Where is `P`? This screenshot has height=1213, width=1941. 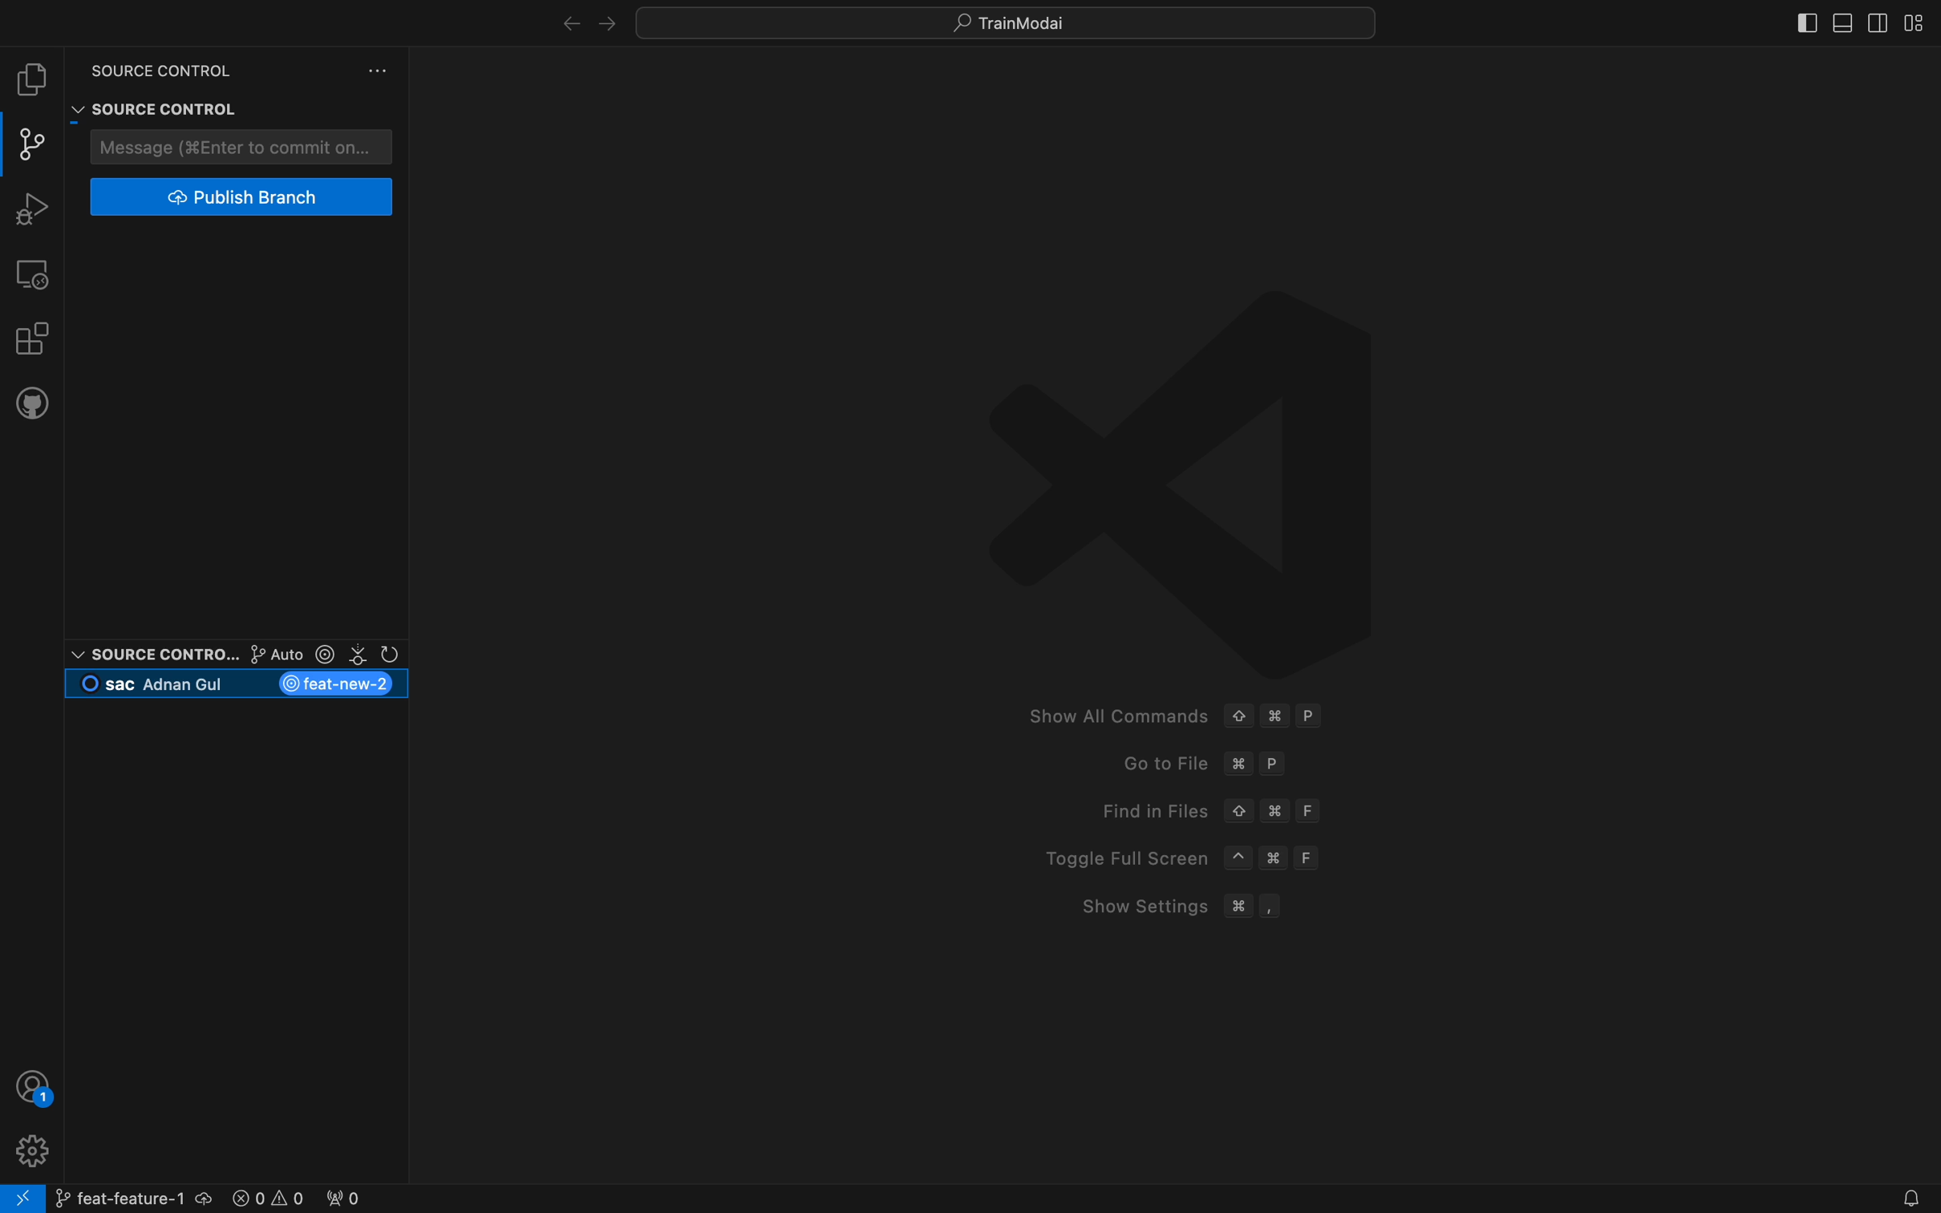 P is located at coordinates (1312, 716).